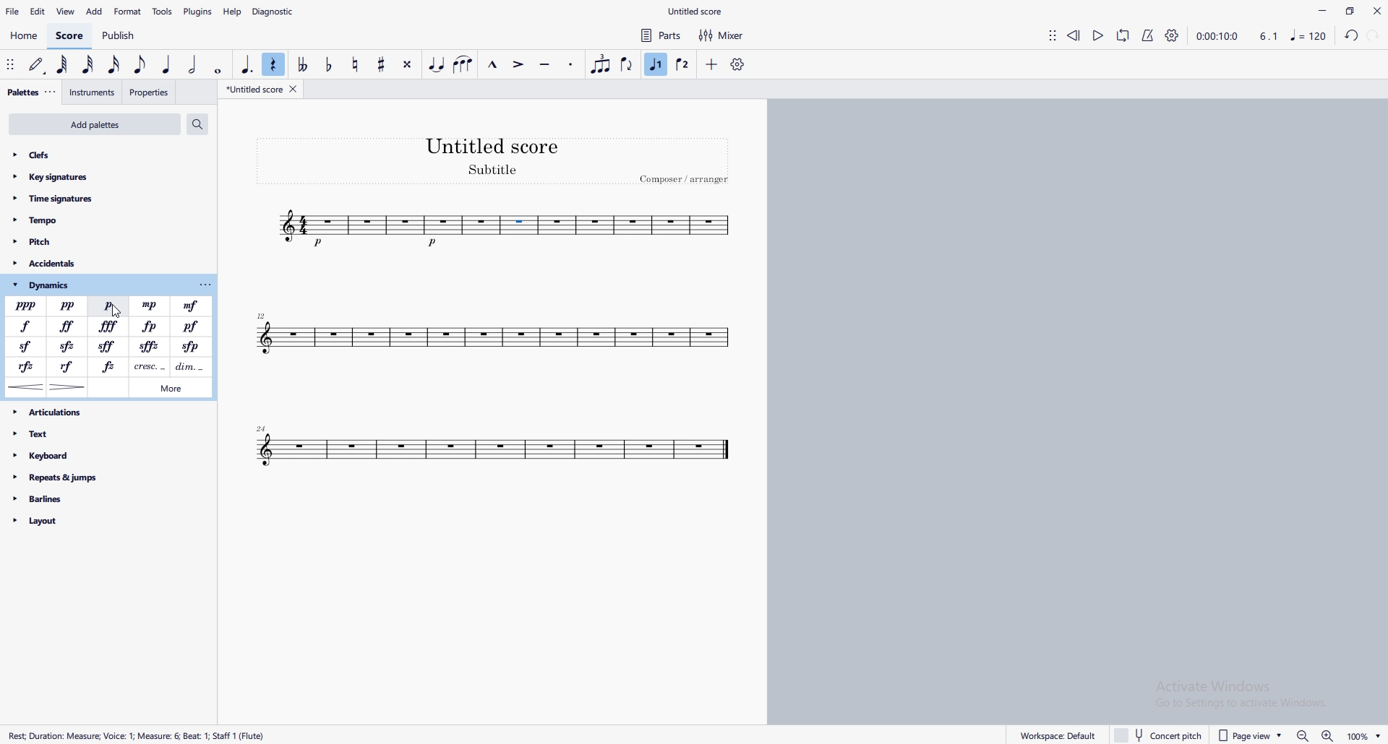 Image resolution: width=1388 pixels, height=744 pixels. Describe the element at coordinates (1217, 35) in the screenshot. I see `time` at that location.